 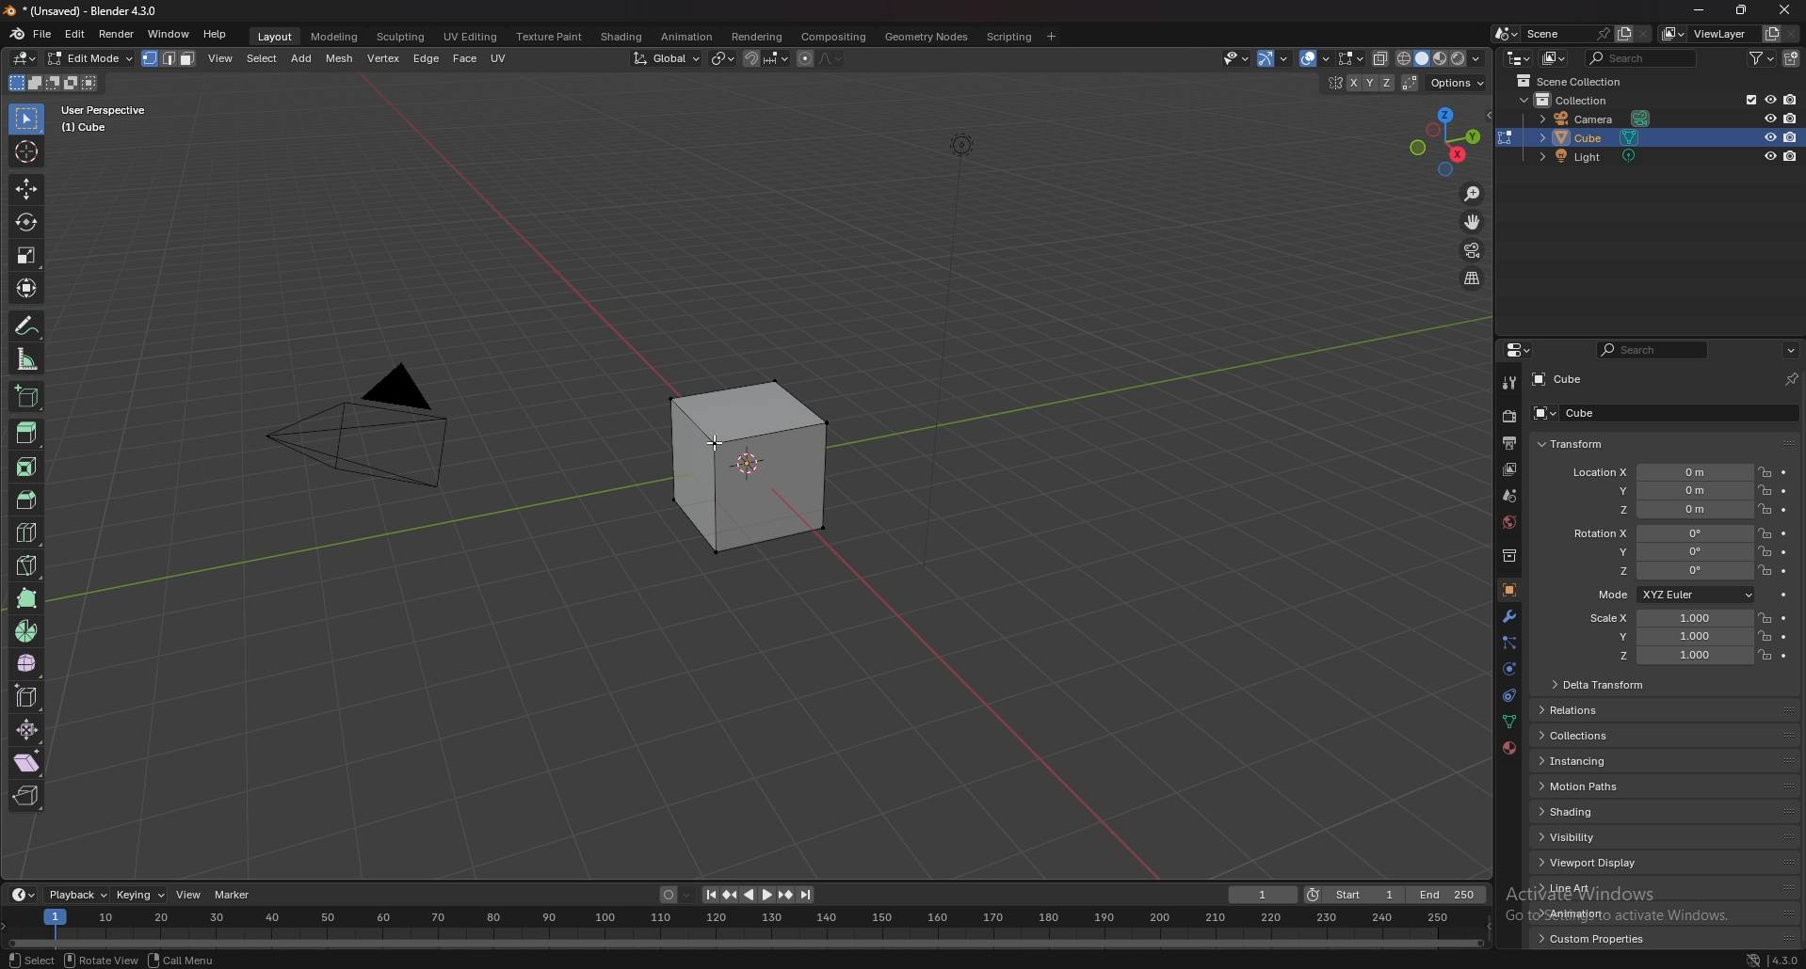 What do you see at coordinates (1510, 496) in the screenshot?
I see `scene` at bounding box center [1510, 496].